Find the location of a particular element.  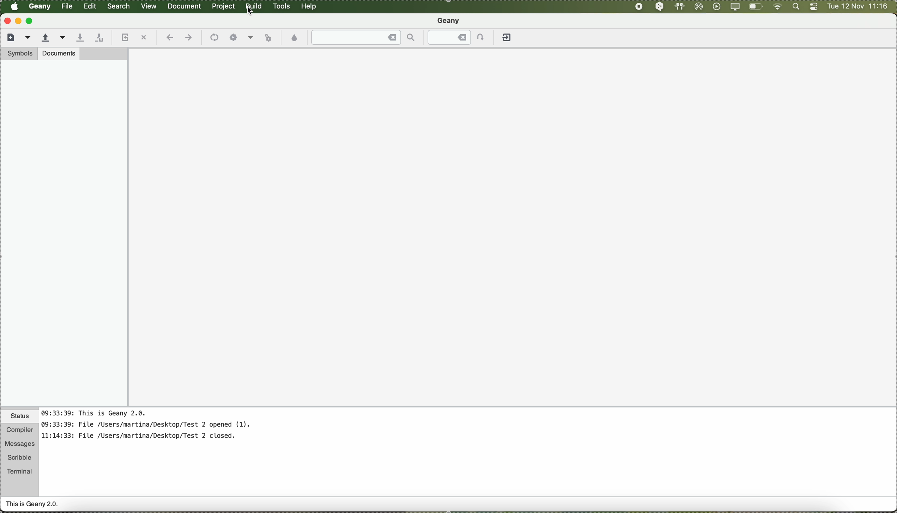

controls is located at coordinates (814, 7).